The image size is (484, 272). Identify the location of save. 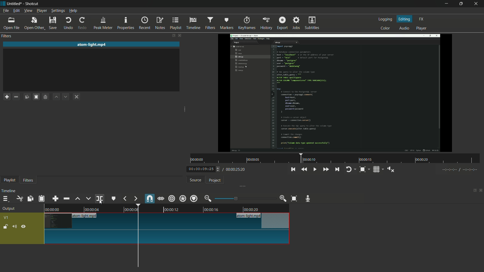
(53, 23).